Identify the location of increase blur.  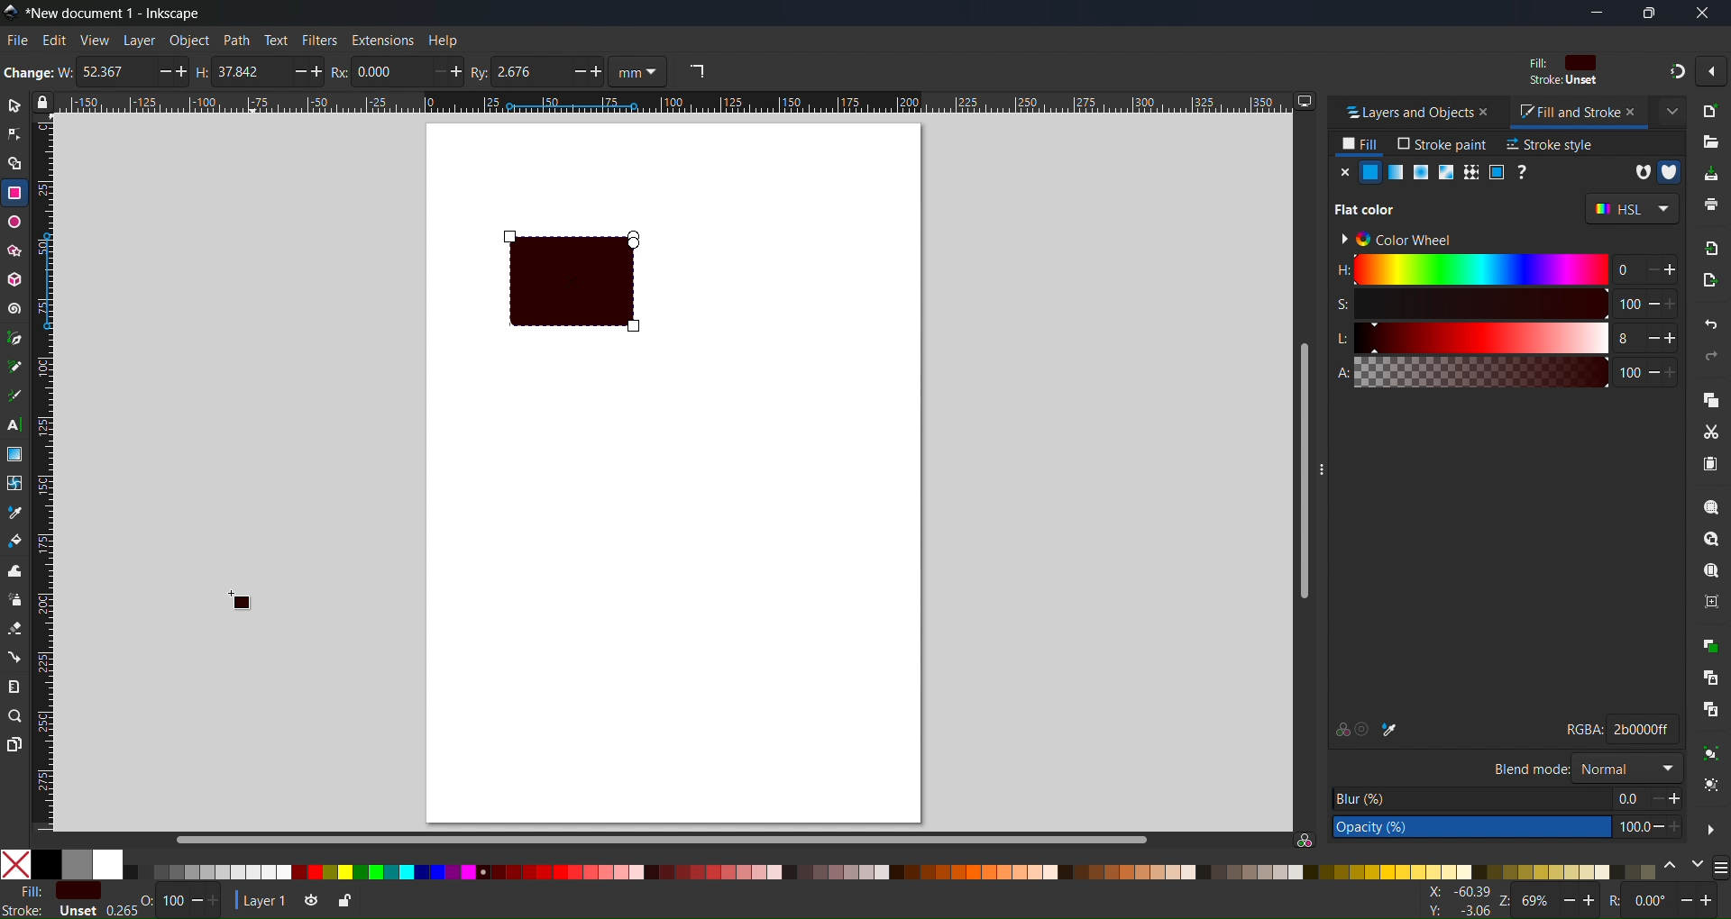
(1675, 797).